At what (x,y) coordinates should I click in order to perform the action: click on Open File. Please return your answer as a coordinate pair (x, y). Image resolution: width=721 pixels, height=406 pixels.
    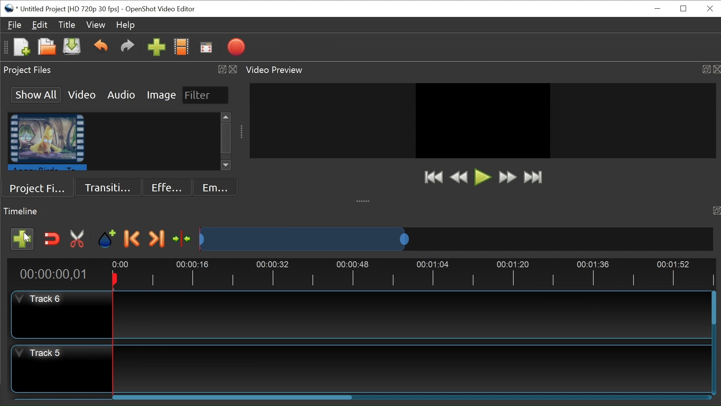
    Looking at the image, I should click on (46, 47).